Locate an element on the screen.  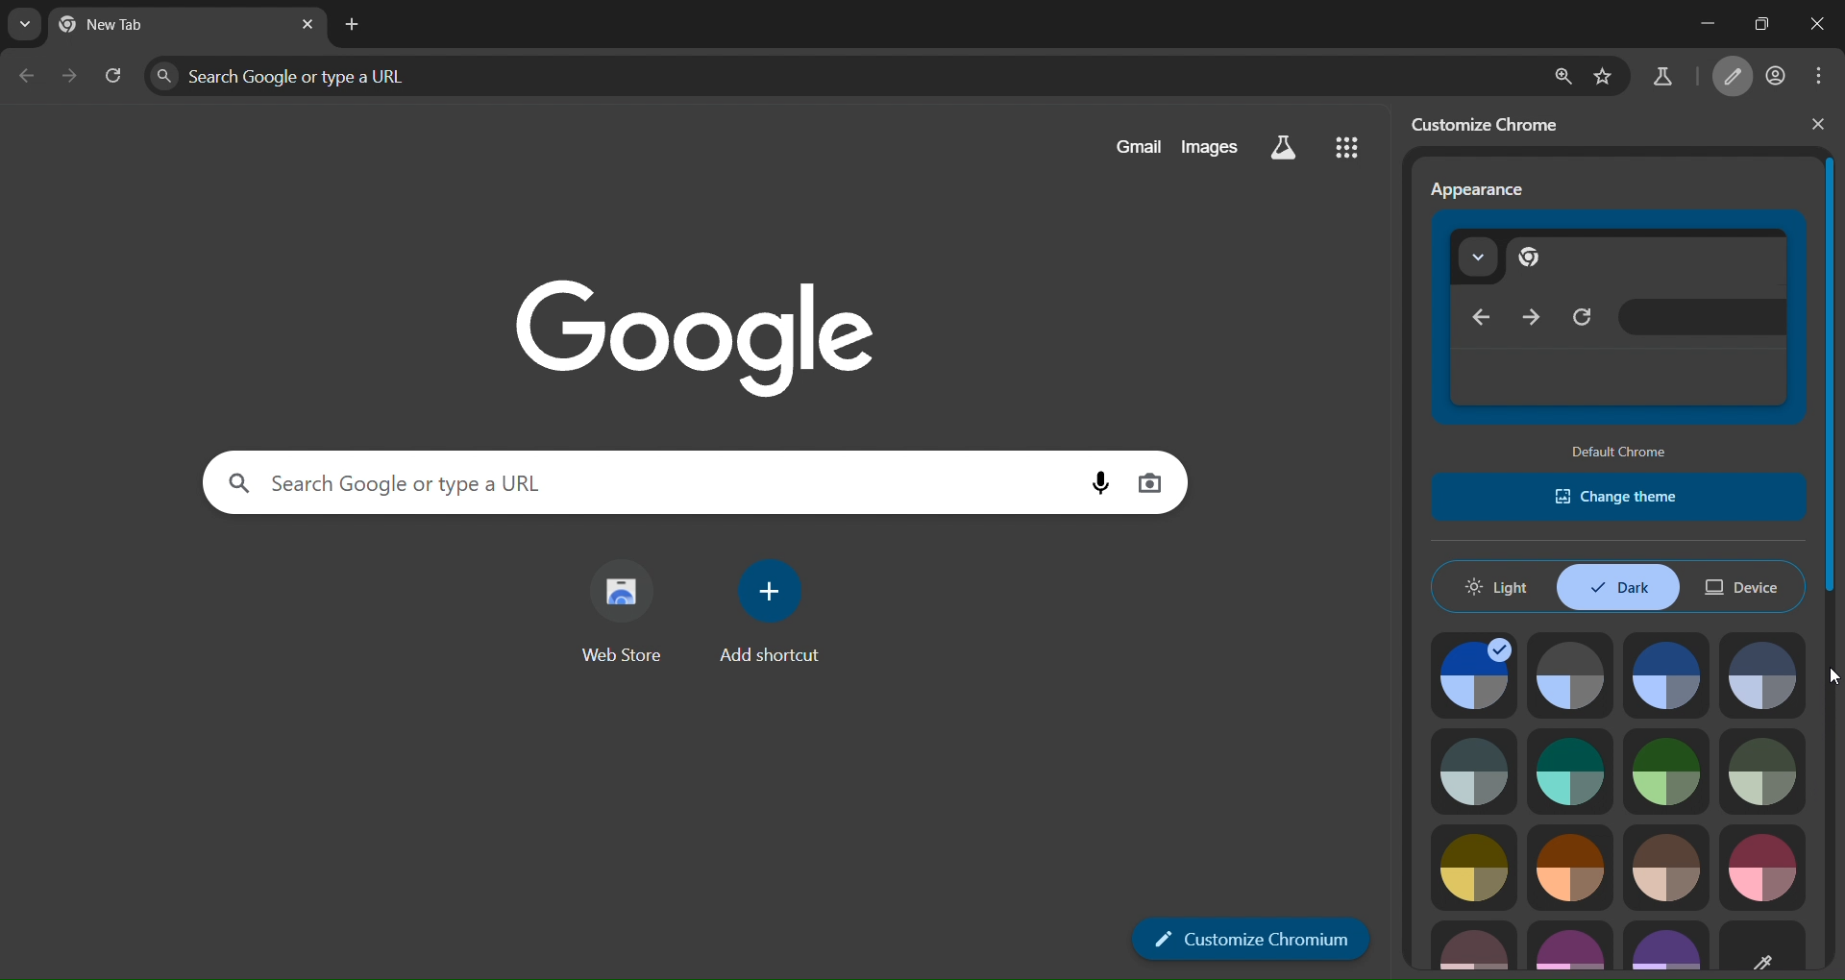
add shortcut is located at coordinates (774, 611).